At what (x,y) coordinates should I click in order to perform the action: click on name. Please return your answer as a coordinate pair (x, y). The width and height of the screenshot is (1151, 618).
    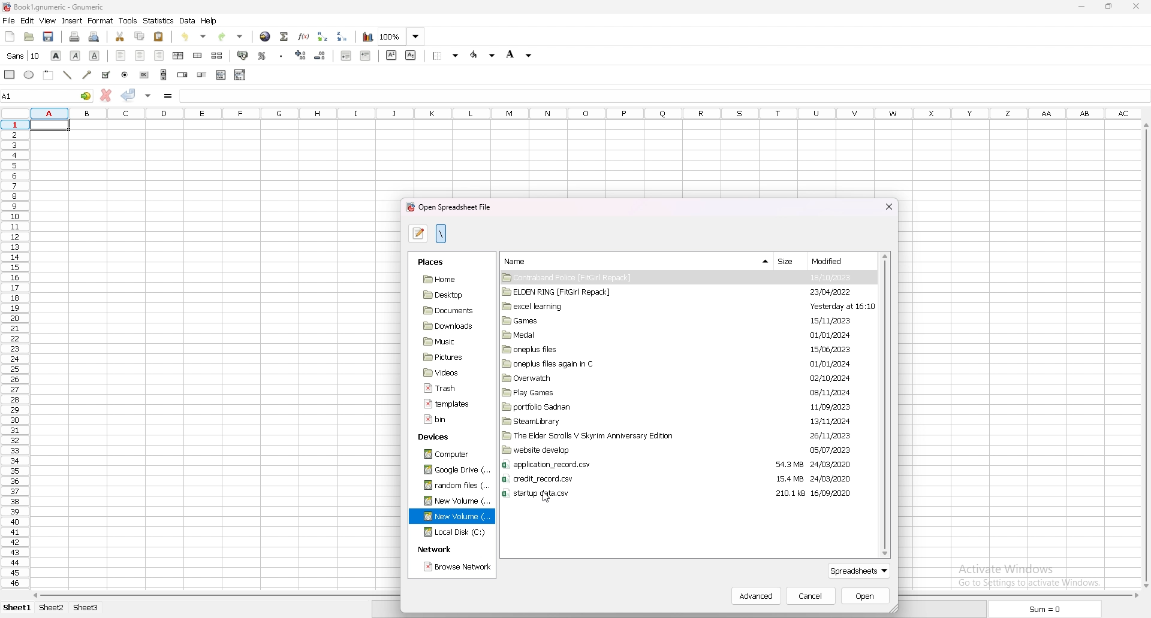
    Looking at the image, I should click on (515, 261).